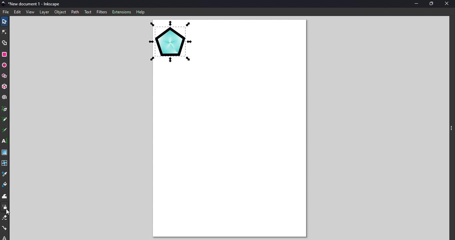 Image resolution: width=455 pixels, height=240 pixels. Describe the element at coordinates (5, 21) in the screenshot. I see `Selector tool` at that location.